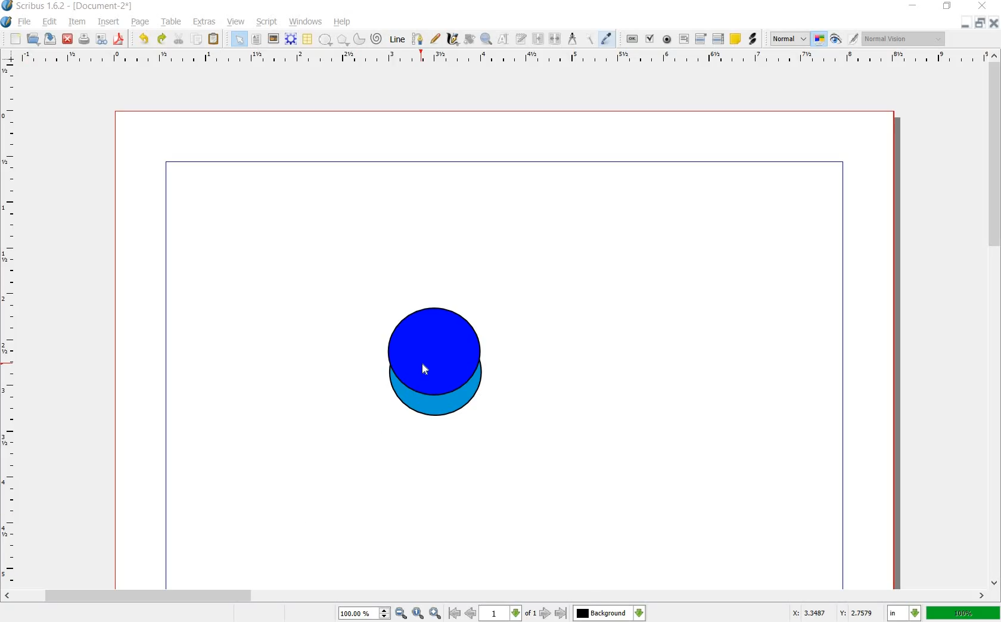 The height and width of the screenshot is (622, 1001). What do you see at coordinates (521, 40) in the screenshot?
I see `edit text with story editor` at bounding box center [521, 40].